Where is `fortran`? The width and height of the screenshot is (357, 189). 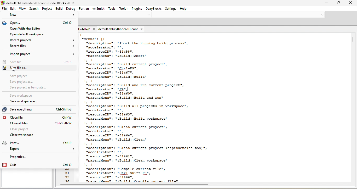 fortran is located at coordinates (84, 9).